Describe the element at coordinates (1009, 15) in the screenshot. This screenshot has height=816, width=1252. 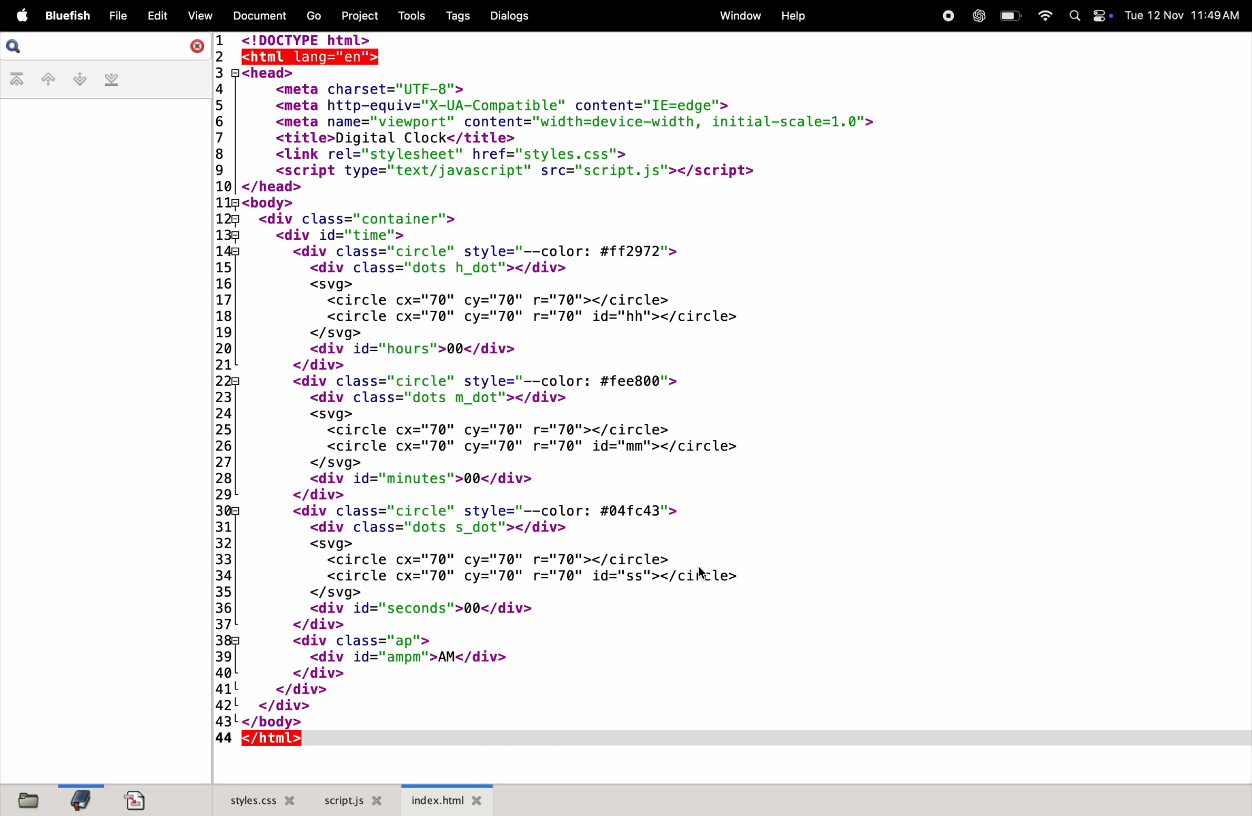
I see `battery` at that location.